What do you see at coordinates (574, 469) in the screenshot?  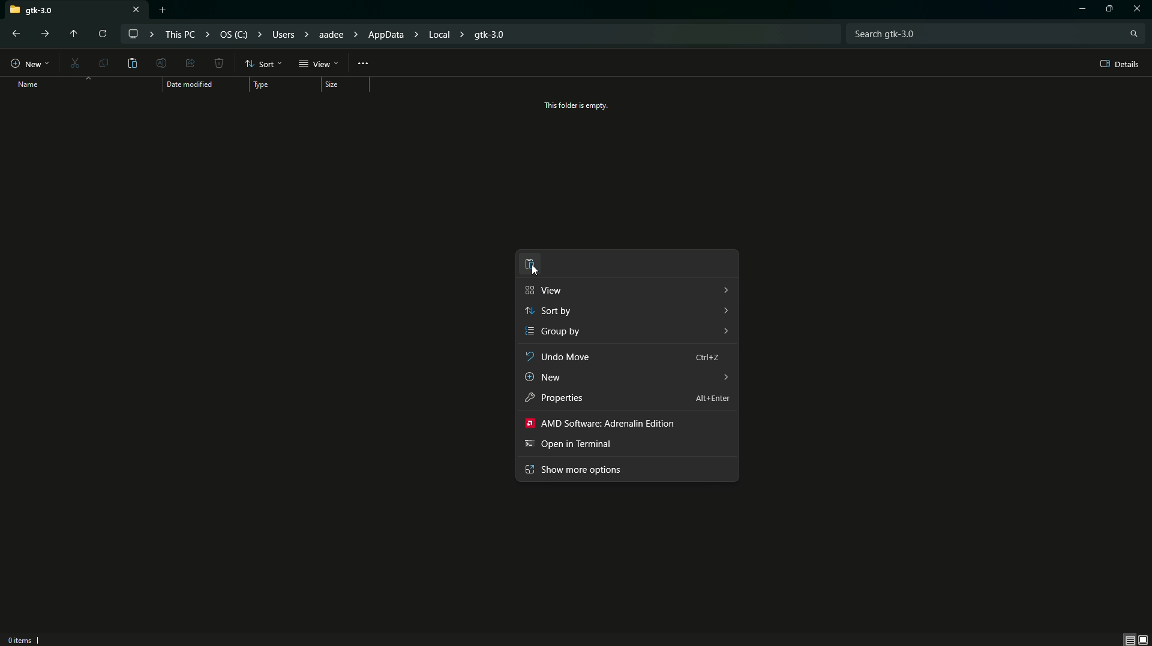 I see `Show more options` at bounding box center [574, 469].